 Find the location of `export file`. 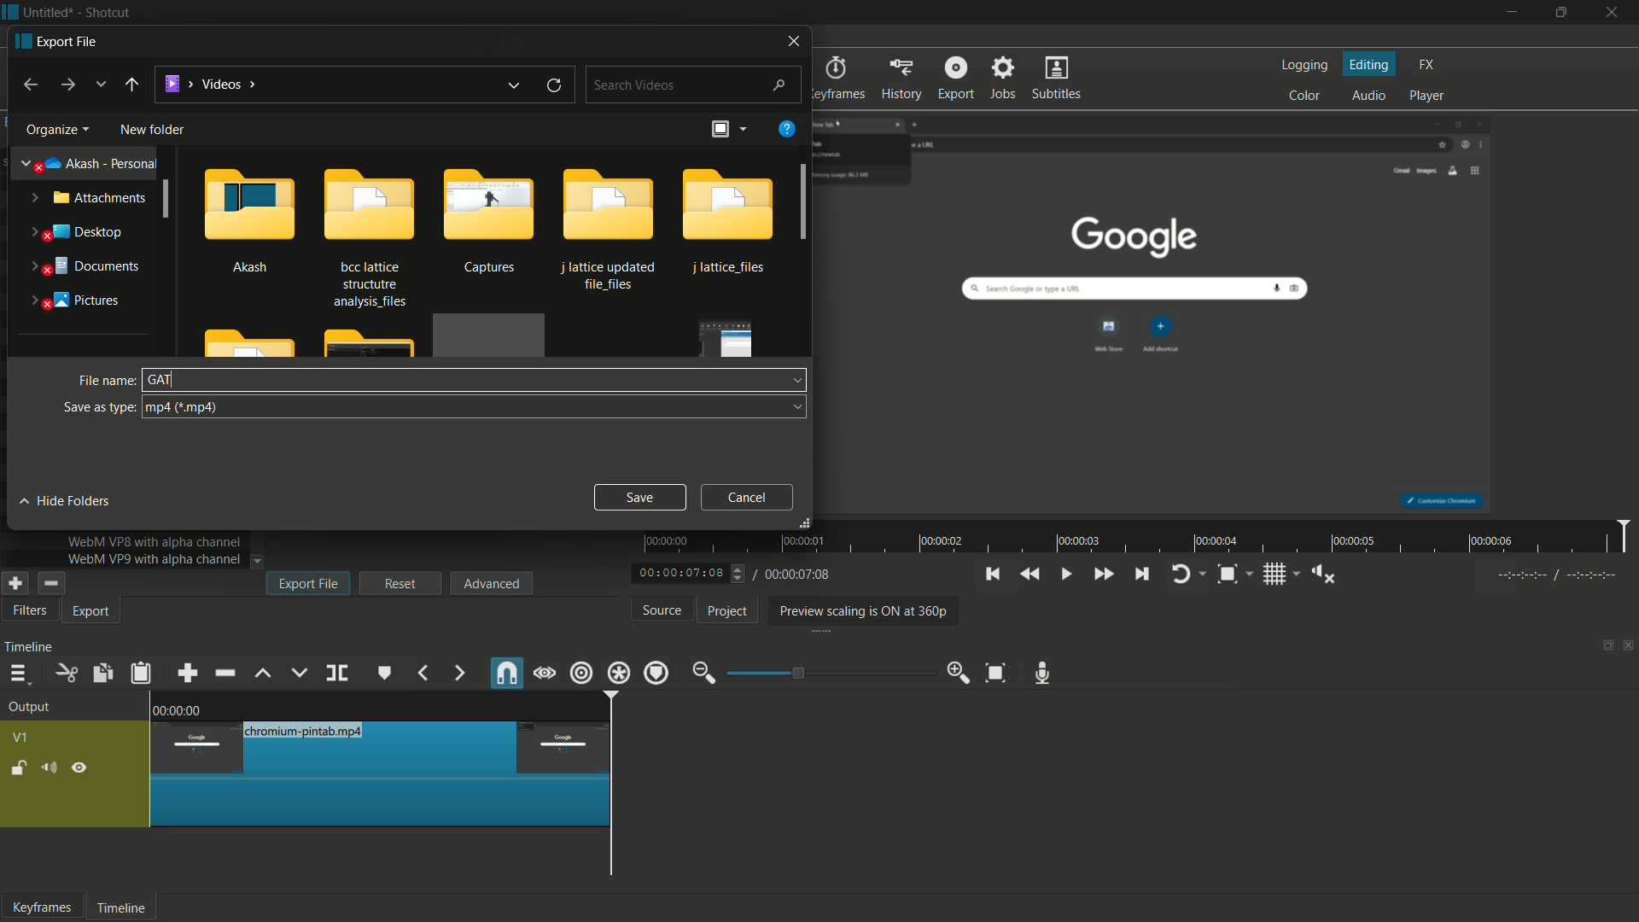

export file is located at coordinates (55, 41).